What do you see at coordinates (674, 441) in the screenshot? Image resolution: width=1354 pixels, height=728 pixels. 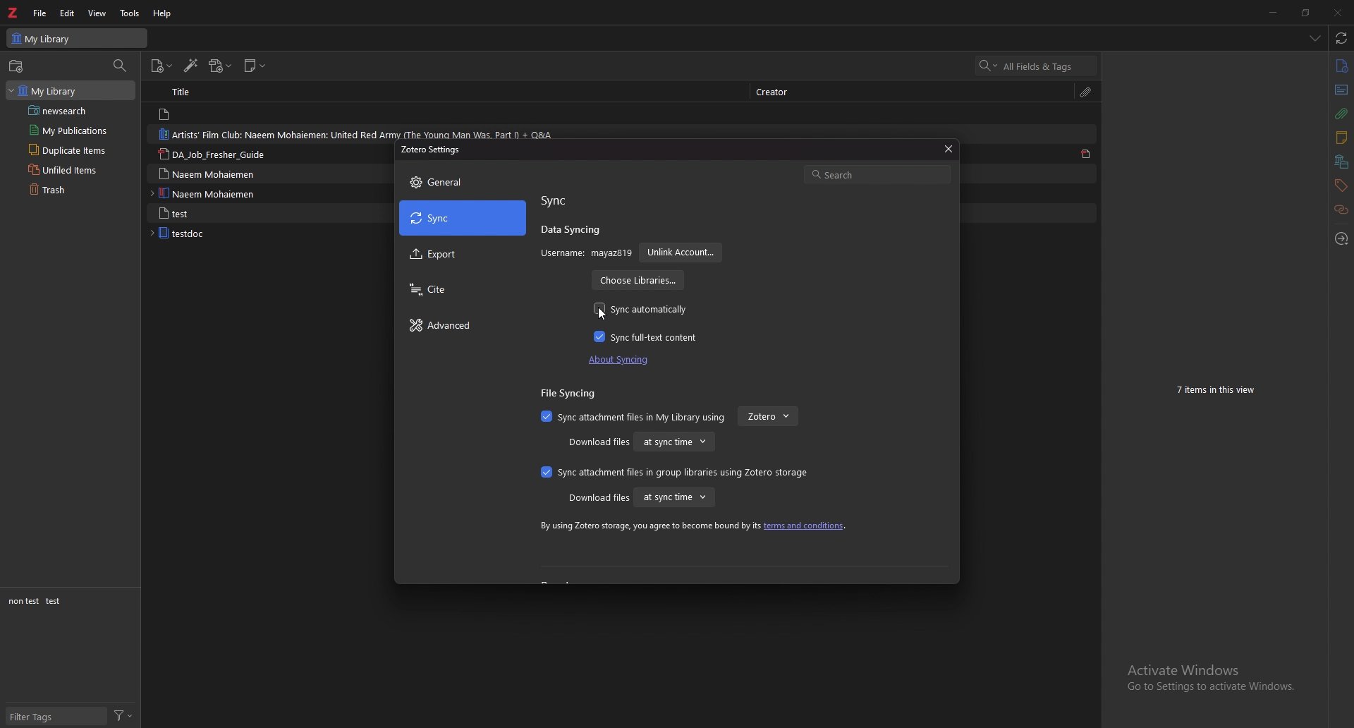 I see `at sync time` at bounding box center [674, 441].